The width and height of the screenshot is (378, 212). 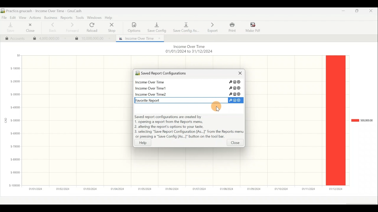 What do you see at coordinates (189, 127) in the screenshot?
I see `Ways saved report configurations are created` at bounding box center [189, 127].